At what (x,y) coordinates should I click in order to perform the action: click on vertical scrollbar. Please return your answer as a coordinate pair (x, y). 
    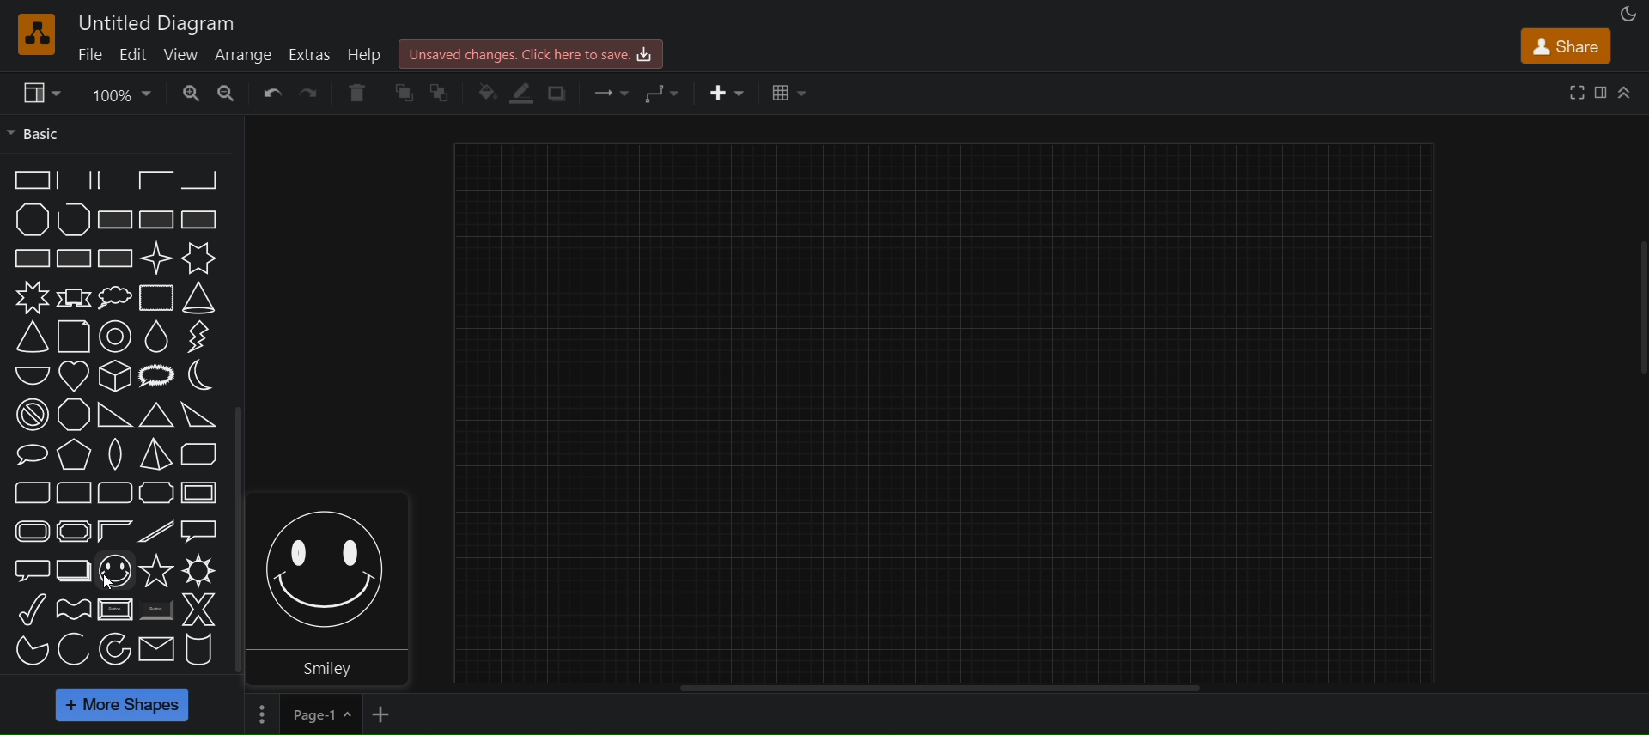
    Looking at the image, I should click on (1639, 310).